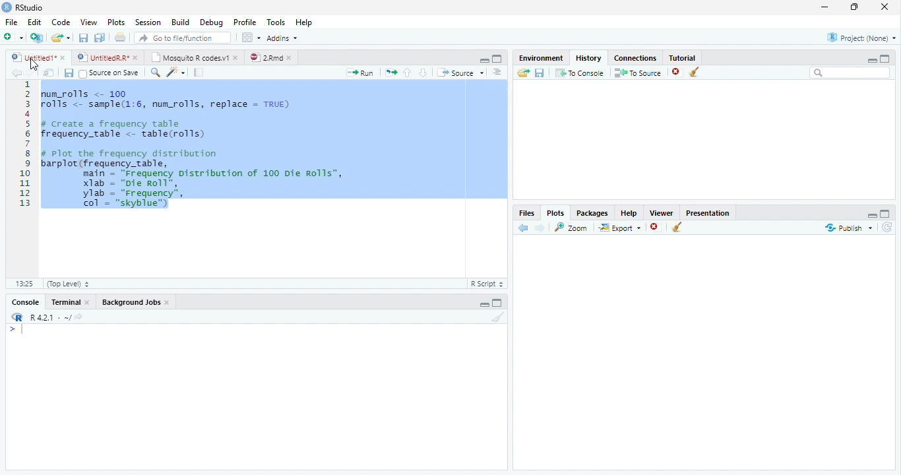  What do you see at coordinates (886, 228) in the screenshot?
I see `Refresh List` at bounding box center [886, 228].